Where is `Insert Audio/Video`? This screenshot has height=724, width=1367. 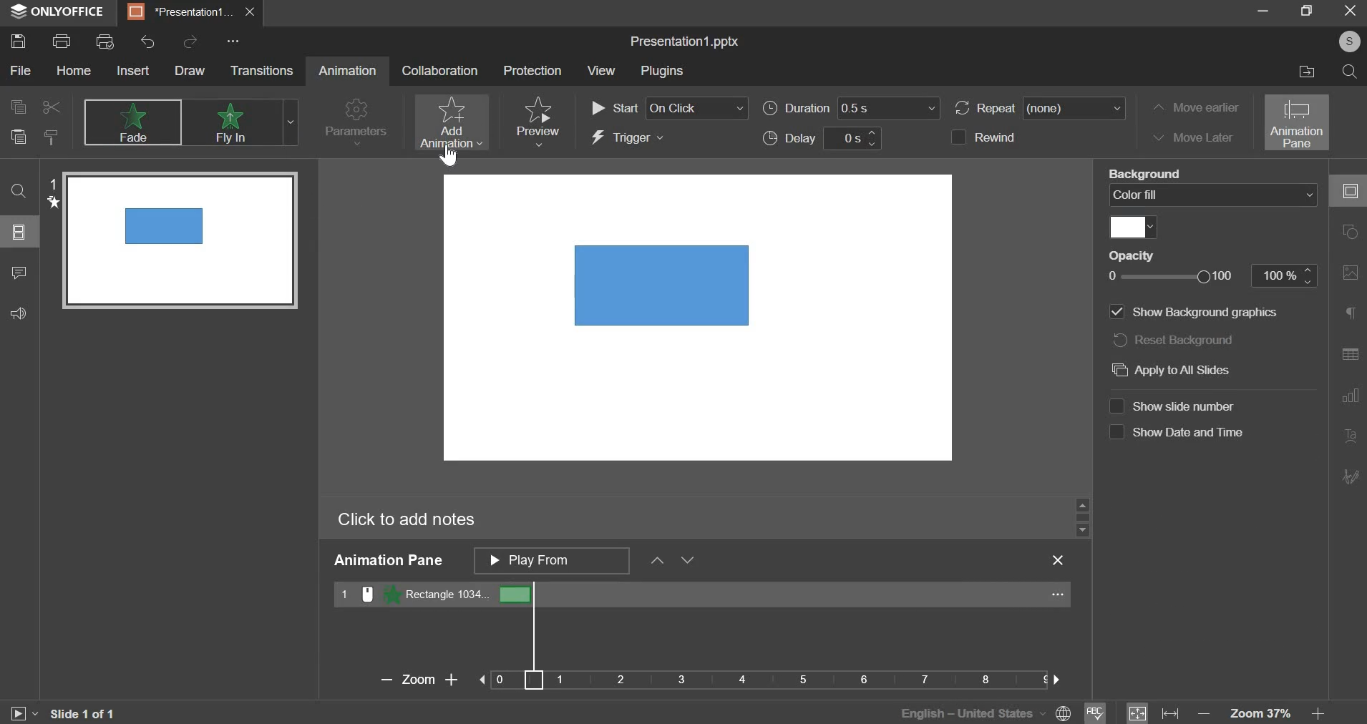 Insert Audio/Video is located at coordinates (1352, 436).